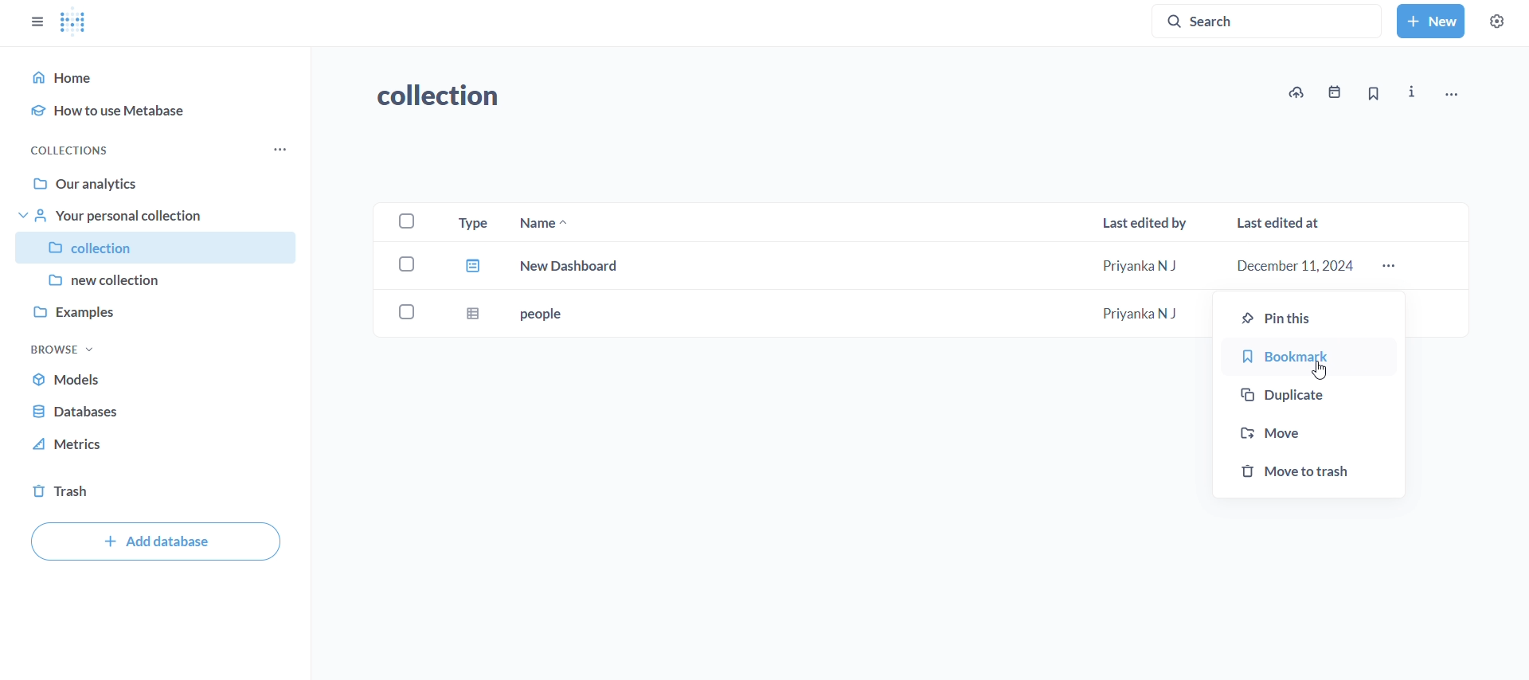 This screenshot has height=680, width=1529. I want to click on last edited at, so click(1282, 224).